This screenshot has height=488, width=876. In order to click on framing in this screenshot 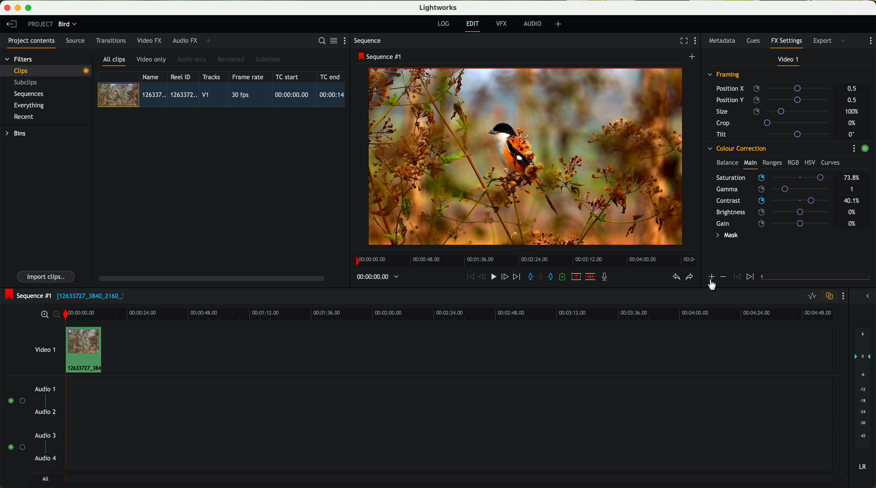, I will do `click(724, 75)`.